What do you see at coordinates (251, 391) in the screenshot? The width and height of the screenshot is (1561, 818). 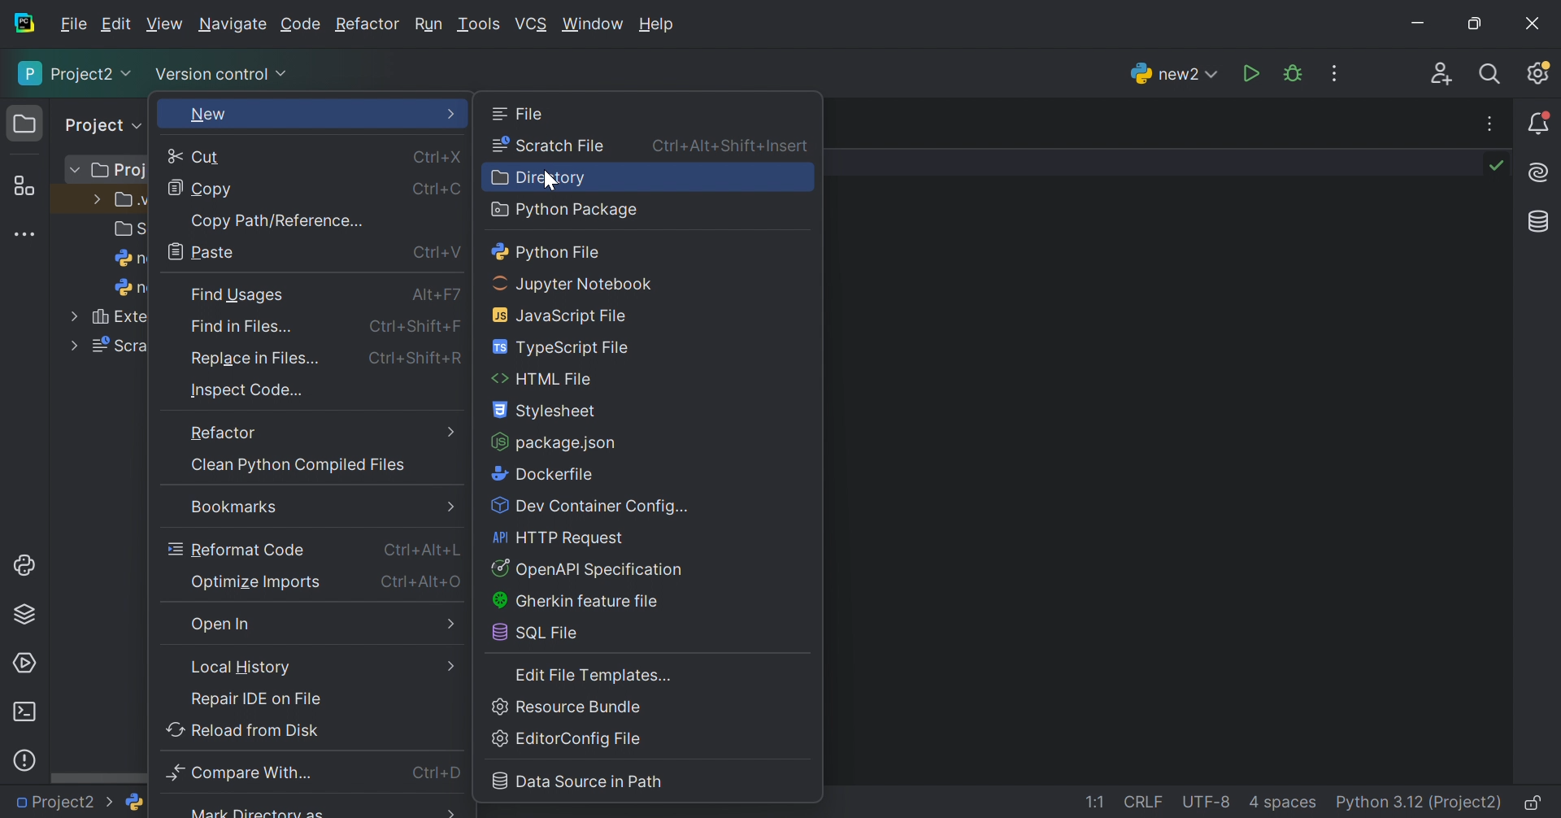 I see `Inspect Code...` at bounding box center [251, 391].